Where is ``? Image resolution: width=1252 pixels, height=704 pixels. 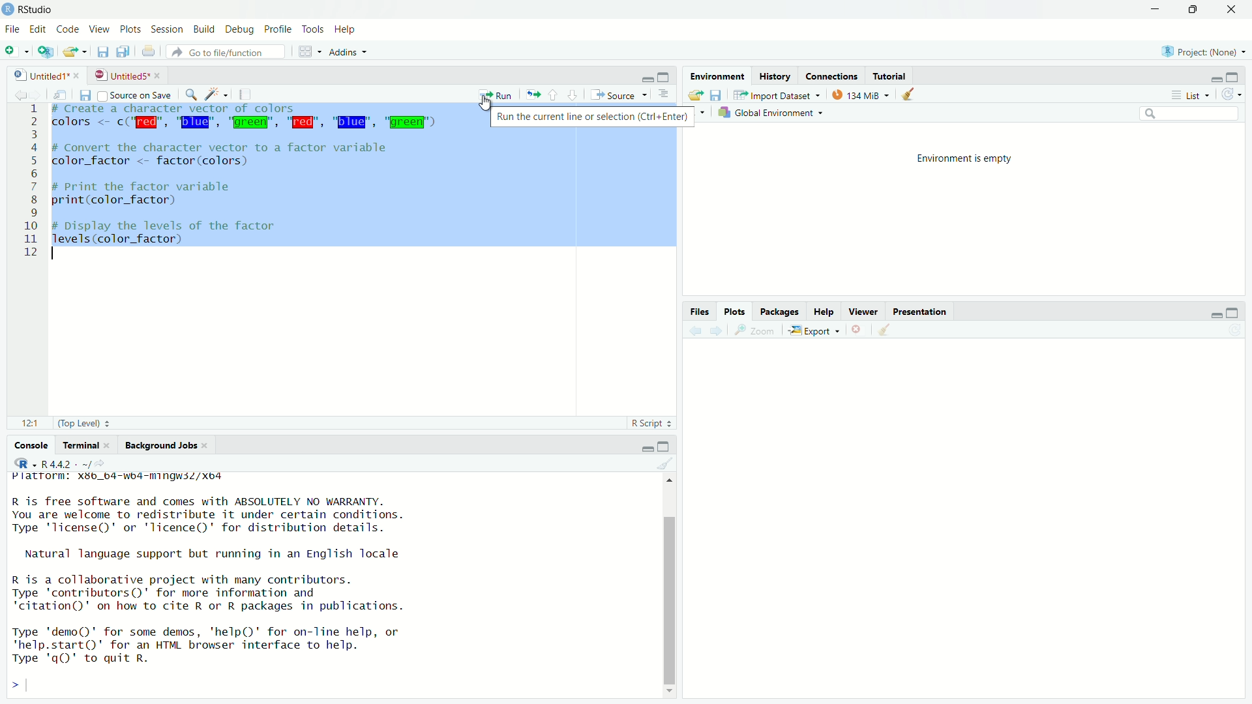  is located at coordinates (27, 186).